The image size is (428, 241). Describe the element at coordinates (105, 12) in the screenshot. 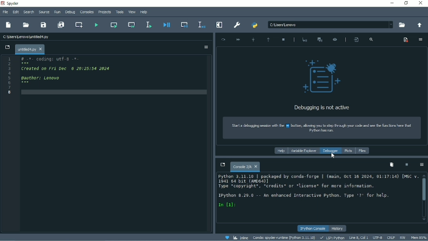

I see `Projects` at that location.